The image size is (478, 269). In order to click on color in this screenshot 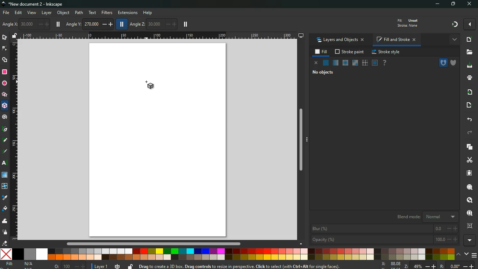, I will do `click(228, 254)`.